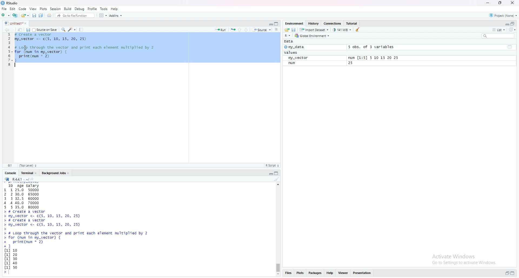 The height and width of the screenshot is (278, 519). What do you see at coordinates (371, 47) in the screenshot?
I see `5 obs. of 3 variables` at bounding box center [371, 47].